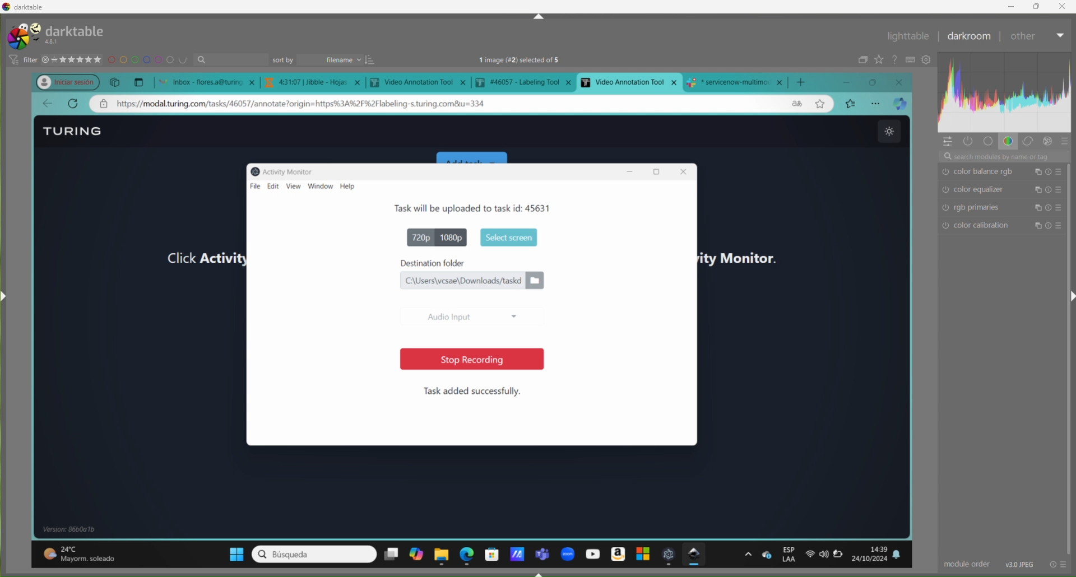  Describe the element at coordinates (908, 36) in the screenshot. I see `lightable` at that location.